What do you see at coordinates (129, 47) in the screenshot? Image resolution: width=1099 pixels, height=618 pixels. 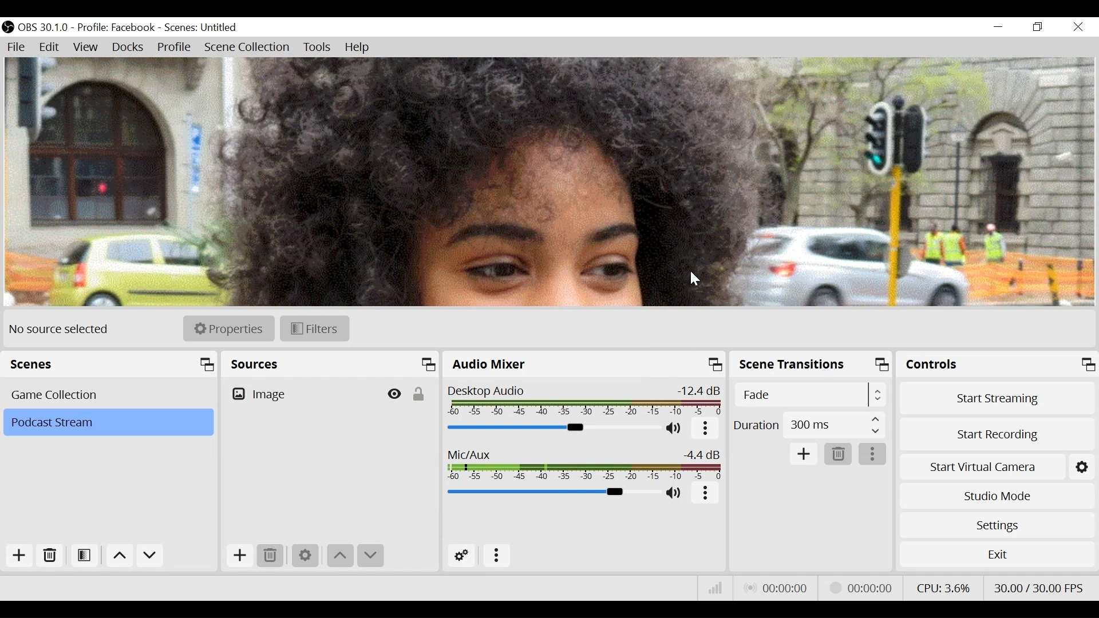 I see `Docks` at bounding box center [129, 47].